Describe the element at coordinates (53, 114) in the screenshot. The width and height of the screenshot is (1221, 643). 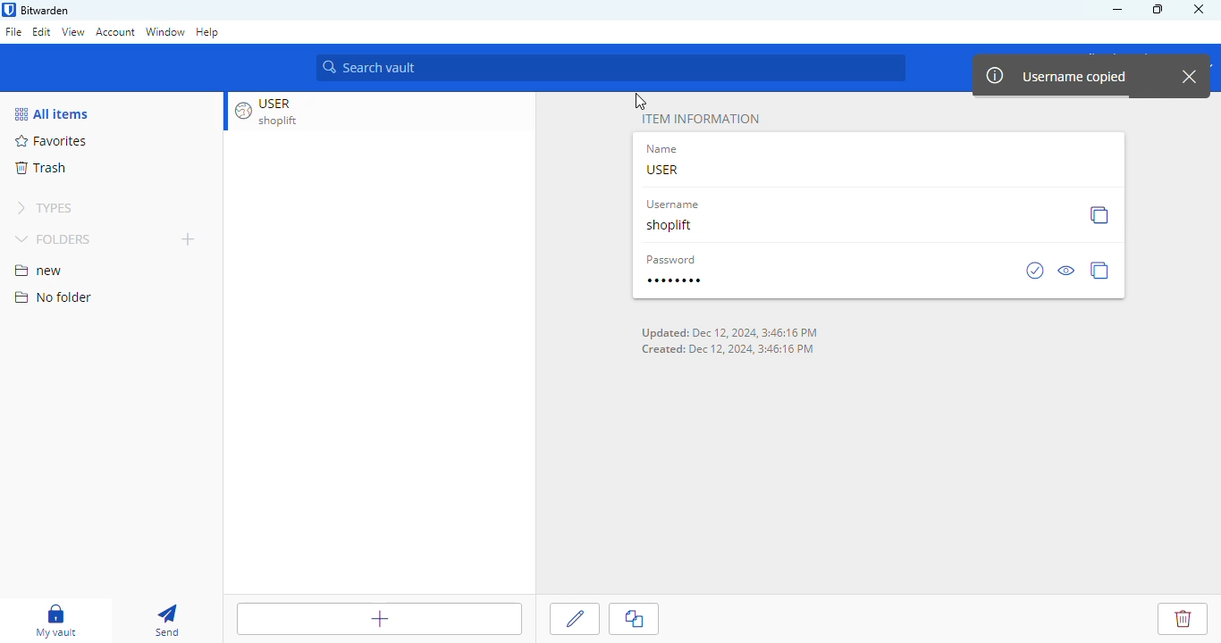
I see `all items` at that location.